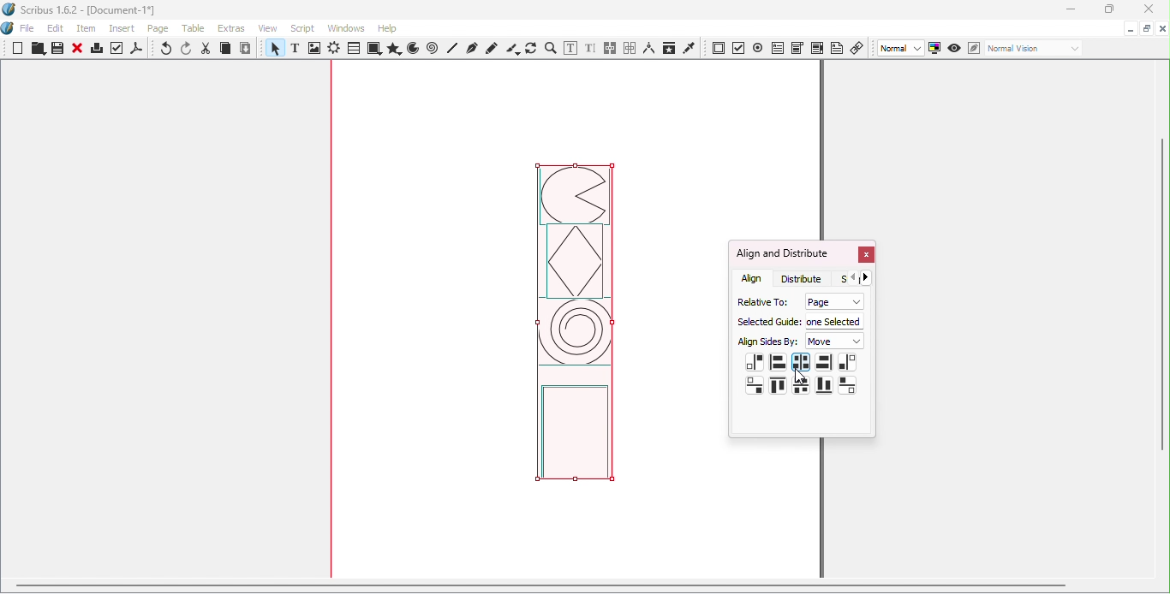 The width and height of the screenshot is (1170, 594). Describe the element at coordinates (1070, 10) in the screenshot. I see `Minimize` at that location.